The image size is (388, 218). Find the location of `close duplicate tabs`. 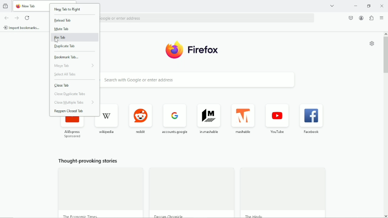

close duplicate tabs is located at coordinates (73, 94).